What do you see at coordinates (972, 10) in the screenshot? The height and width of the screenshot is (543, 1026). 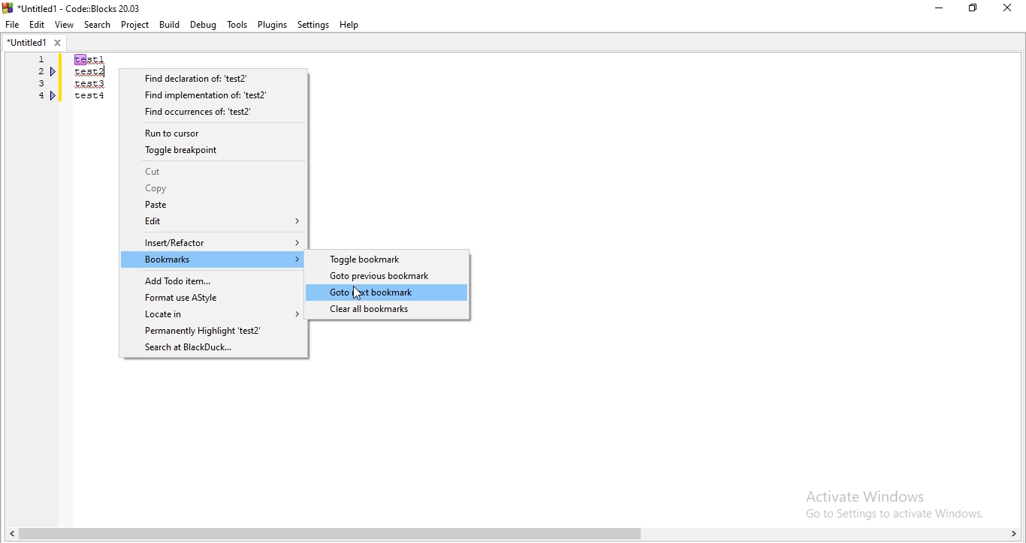 I see `Restore` at bounding box center [972, 10].